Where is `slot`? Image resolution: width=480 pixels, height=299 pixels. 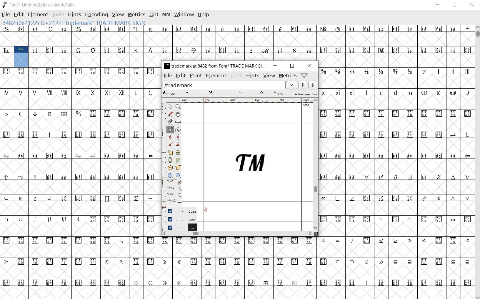
slot is located at coordinates (237, 293).